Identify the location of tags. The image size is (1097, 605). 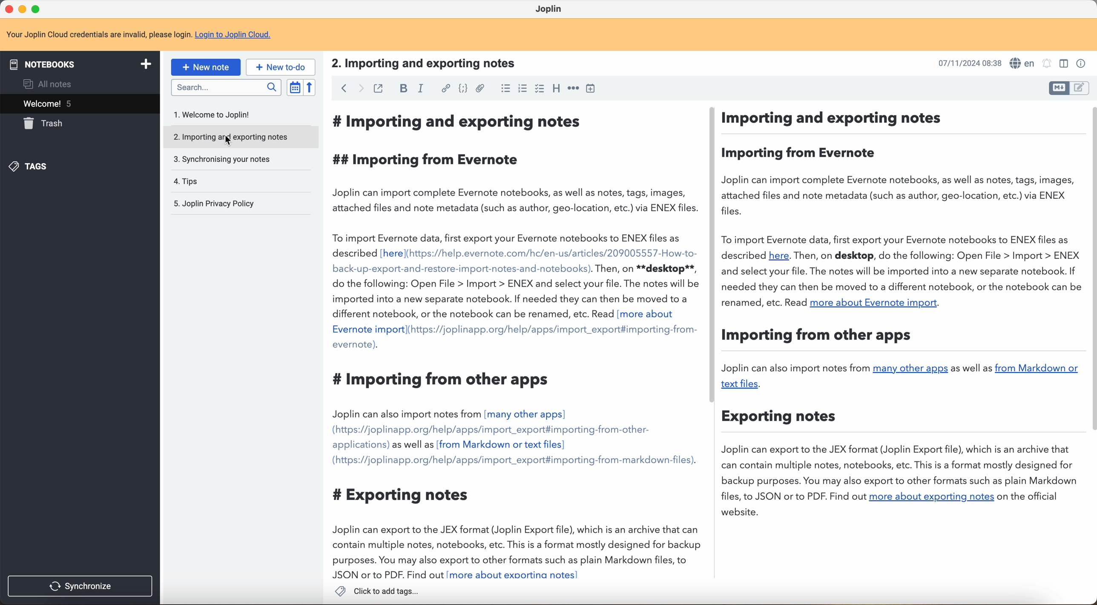
(32, 167).